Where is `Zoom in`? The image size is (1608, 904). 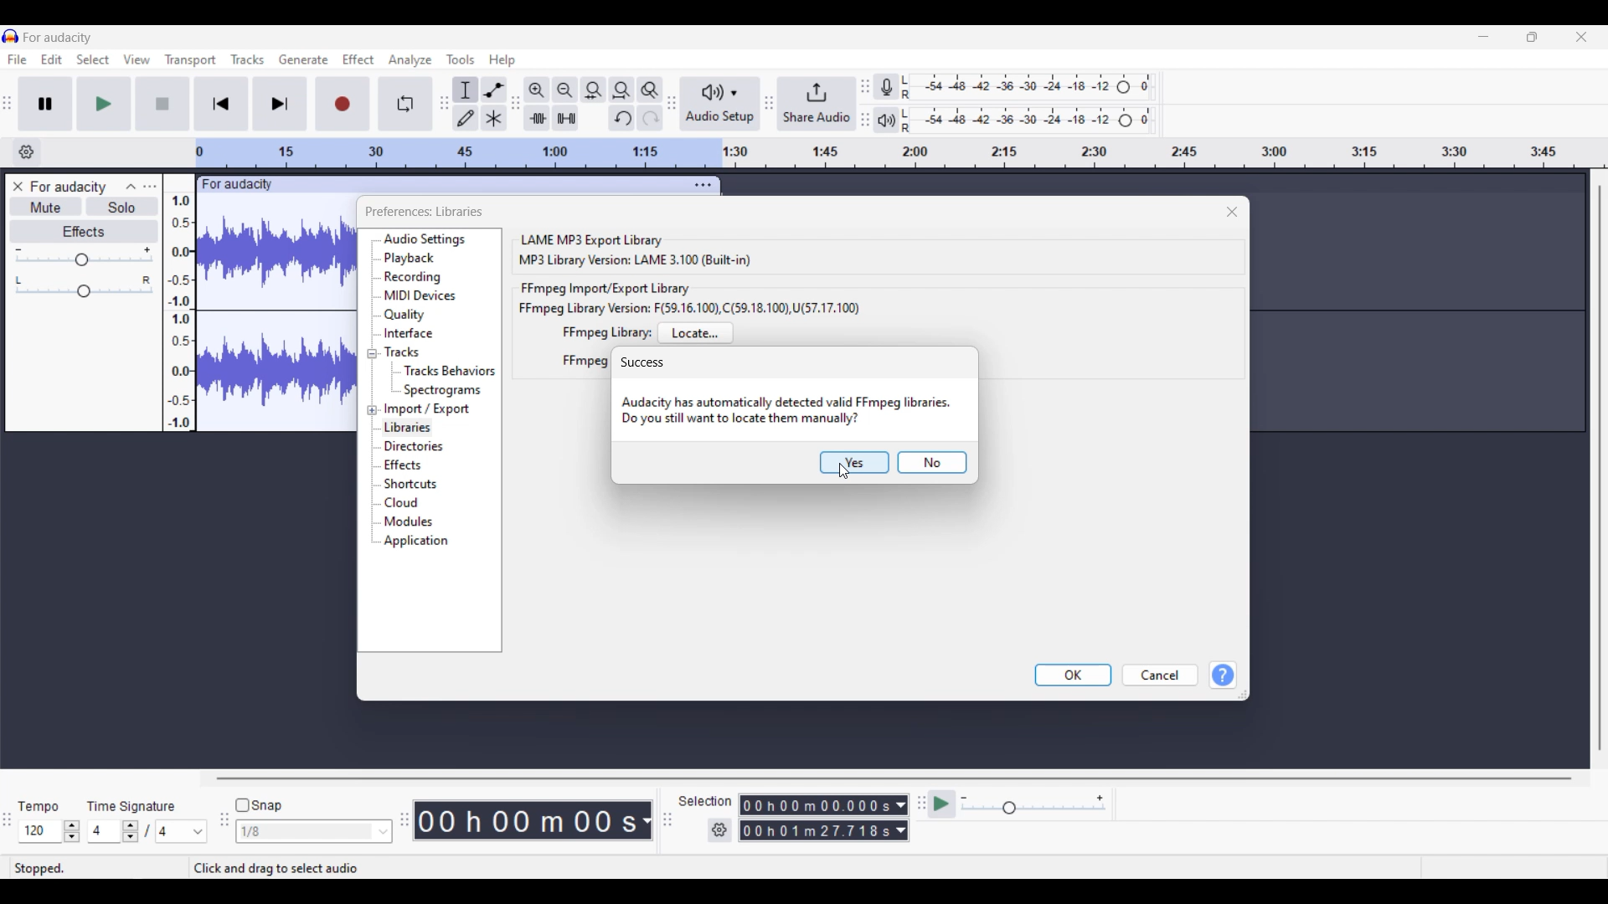 Zoom in is located at coordinates (537, 90).